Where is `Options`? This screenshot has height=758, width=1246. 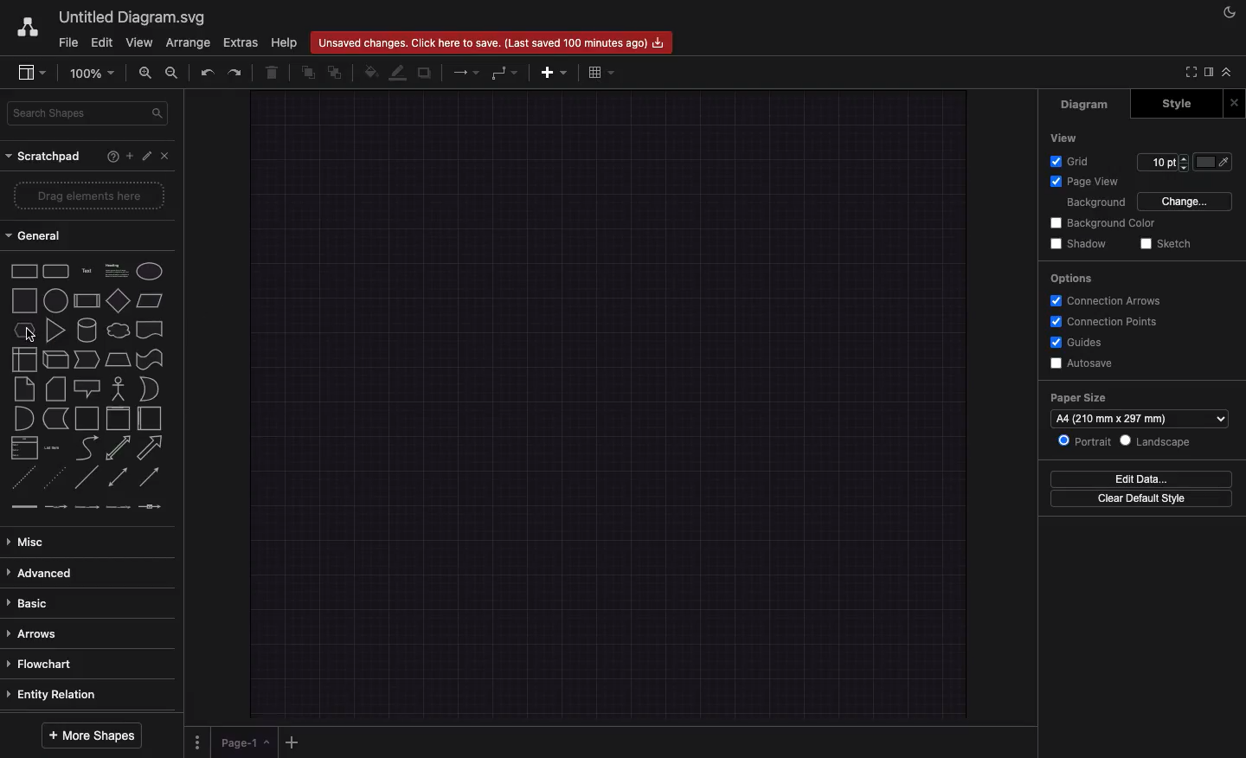
Options is located at coordinates (1076, 279).